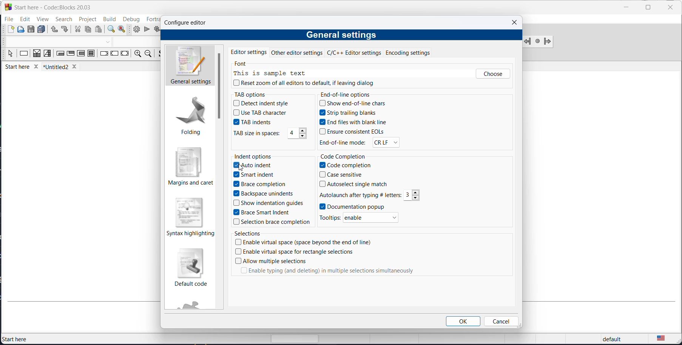  What do you see at coordinates (160, 54) in the screenshot?
I see `source comment` at bounding box center [160, 54].